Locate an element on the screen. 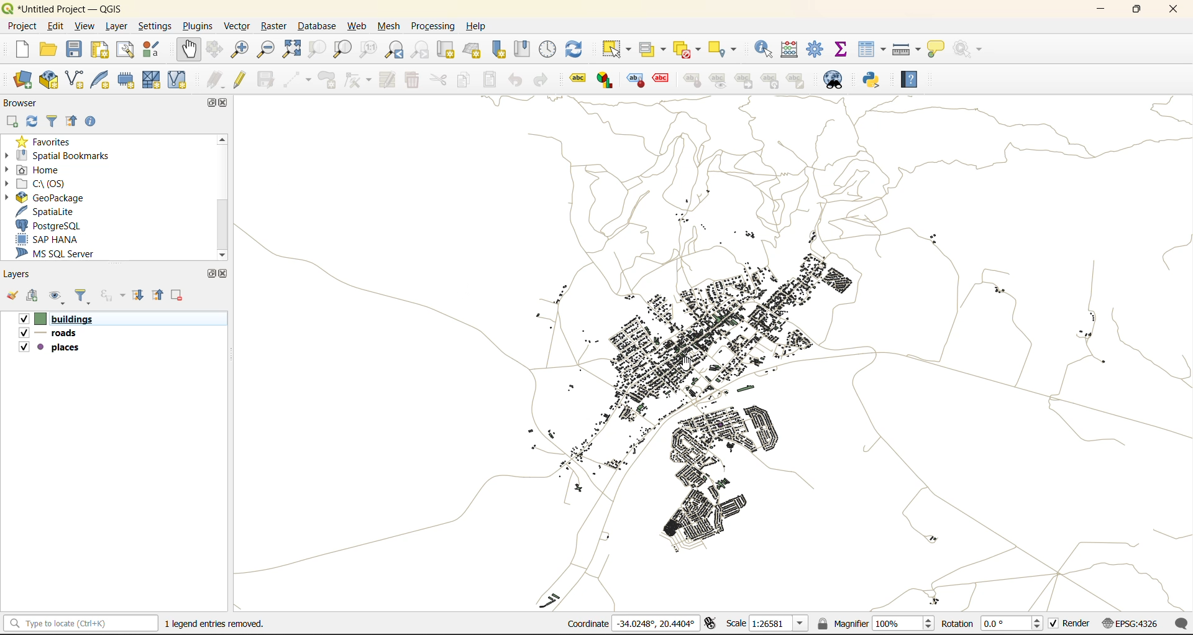 The width and height of the screenshot is (1193, 635). mesh is located at coordinates (391, 26).